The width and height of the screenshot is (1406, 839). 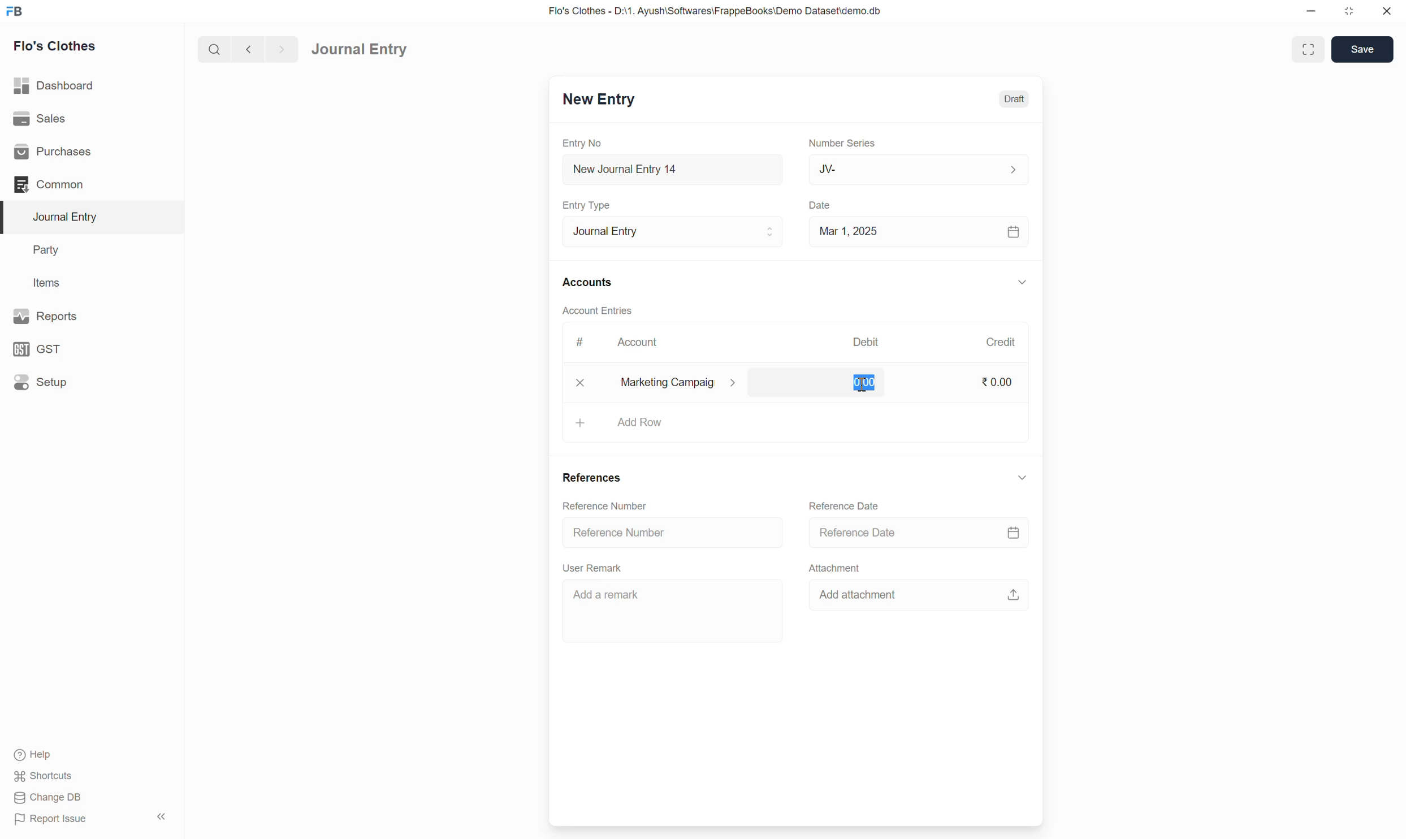 What do you see at coordinates (1387, 11) in the screenshot?
I see `close` at bounding box center [1387, 11].